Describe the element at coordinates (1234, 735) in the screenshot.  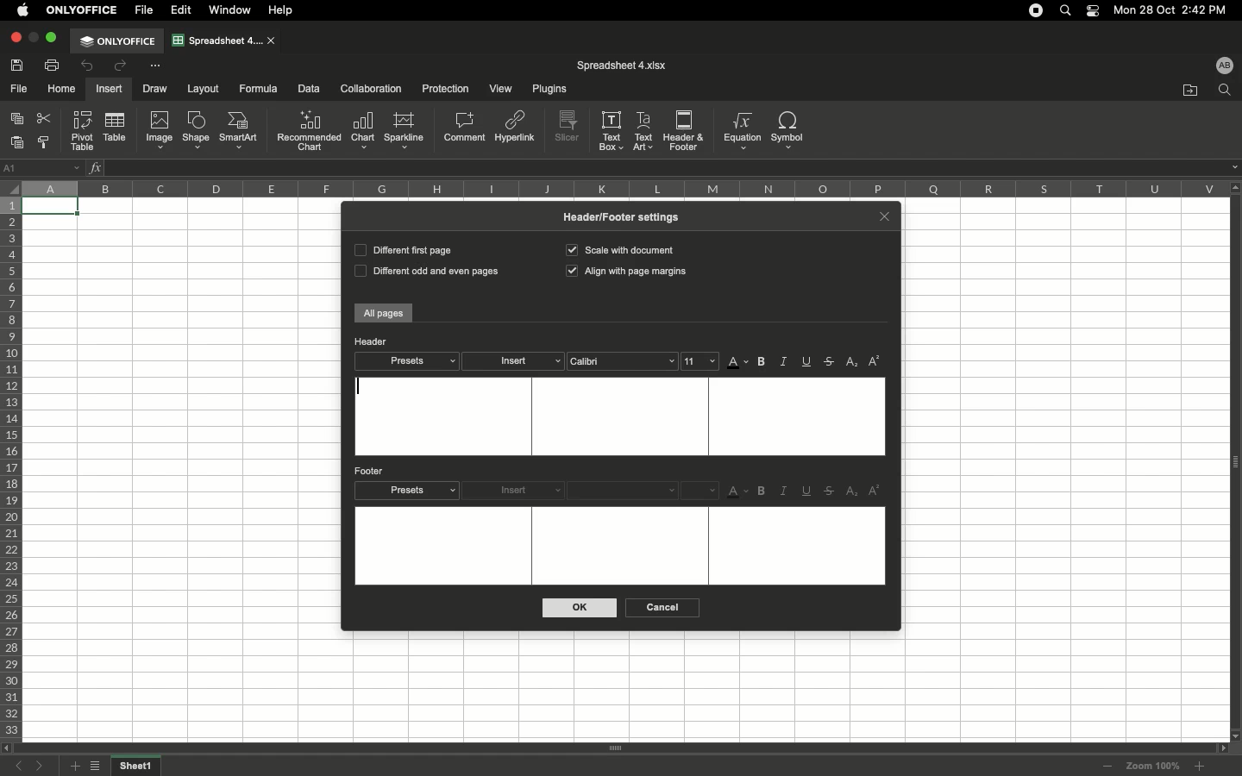
I see `scroll down` at that location.